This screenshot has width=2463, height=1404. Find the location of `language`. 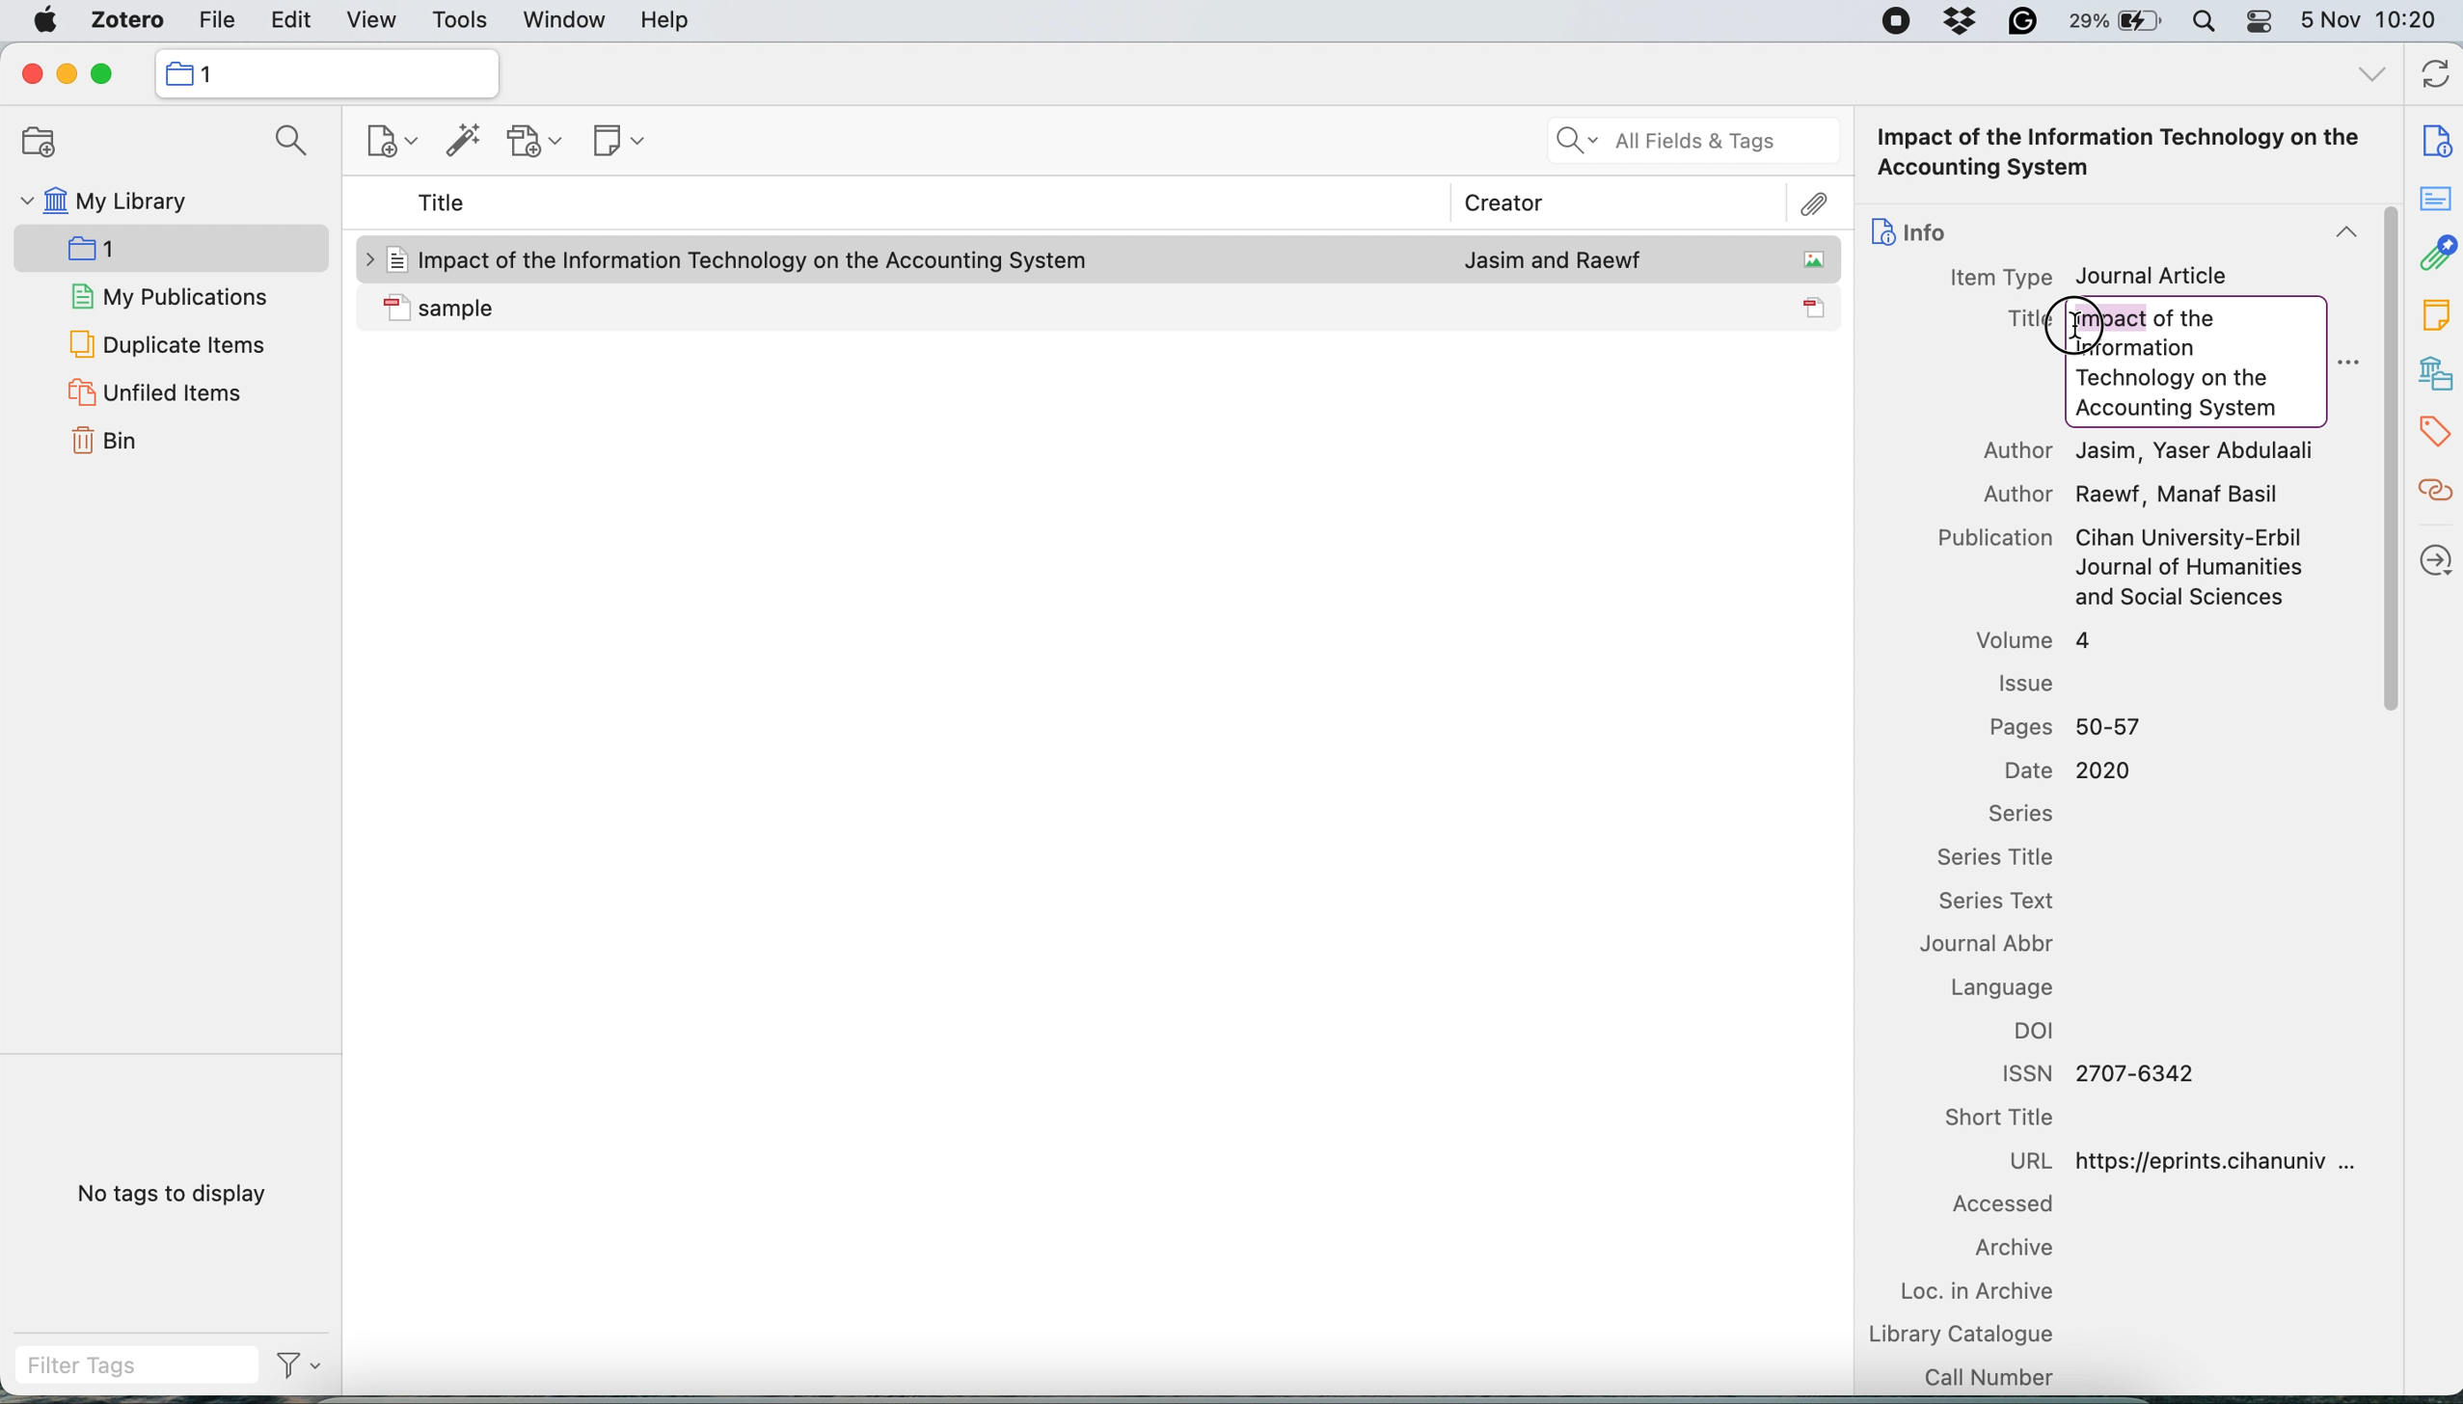

language is located at coordinates (2002, 988).